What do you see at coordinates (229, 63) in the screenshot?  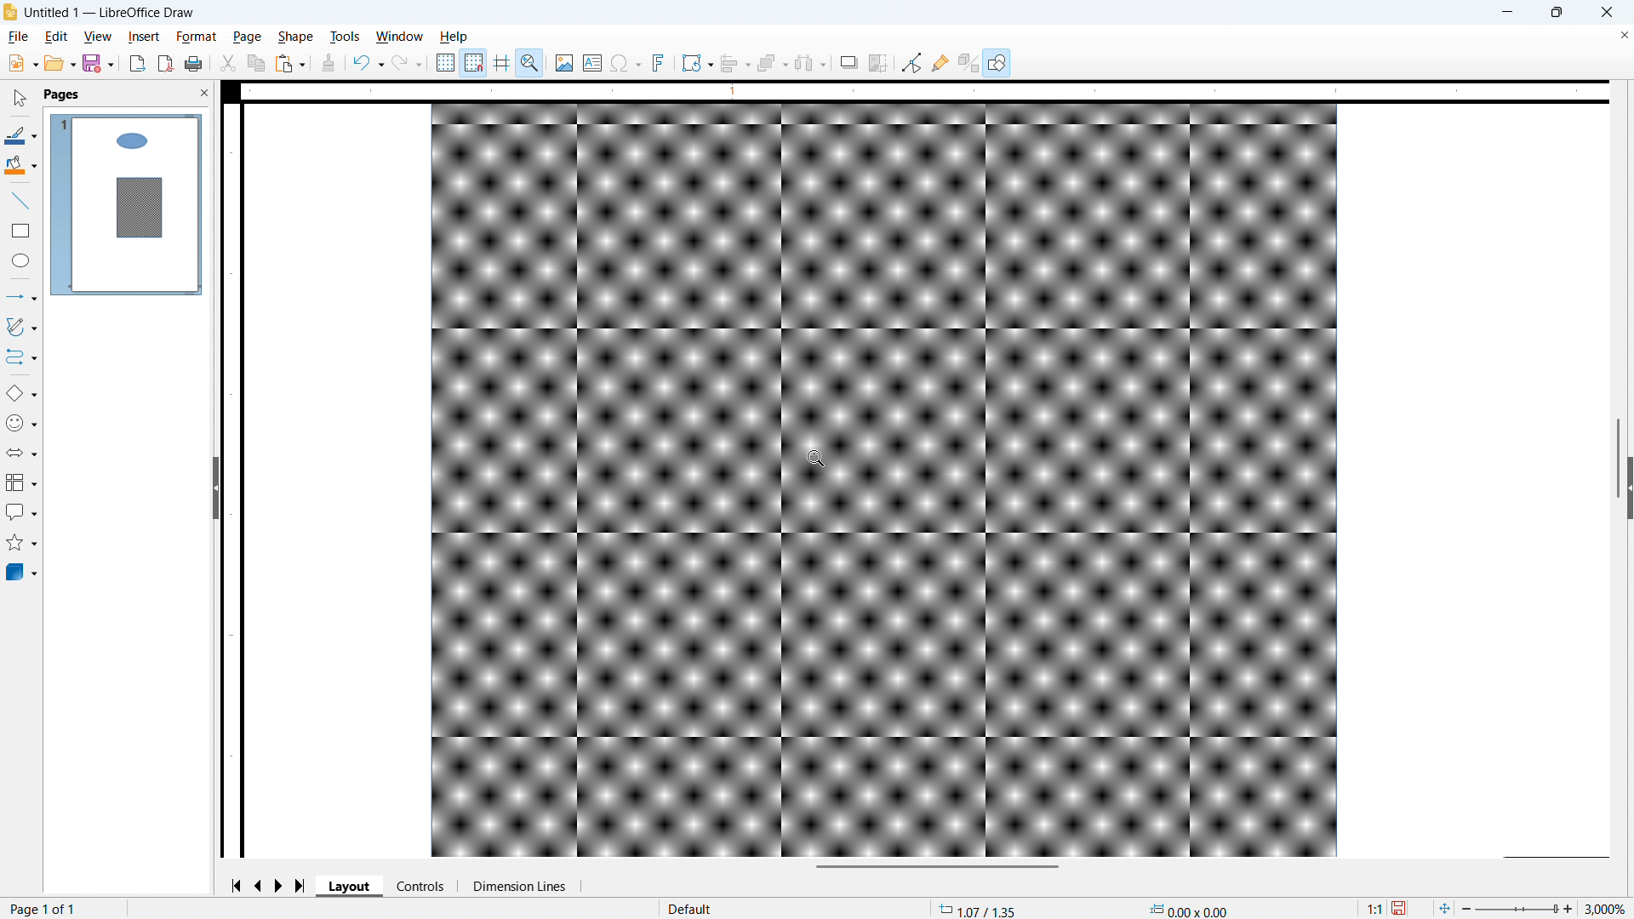 I see `cut ` at bounding box center [229, 63].